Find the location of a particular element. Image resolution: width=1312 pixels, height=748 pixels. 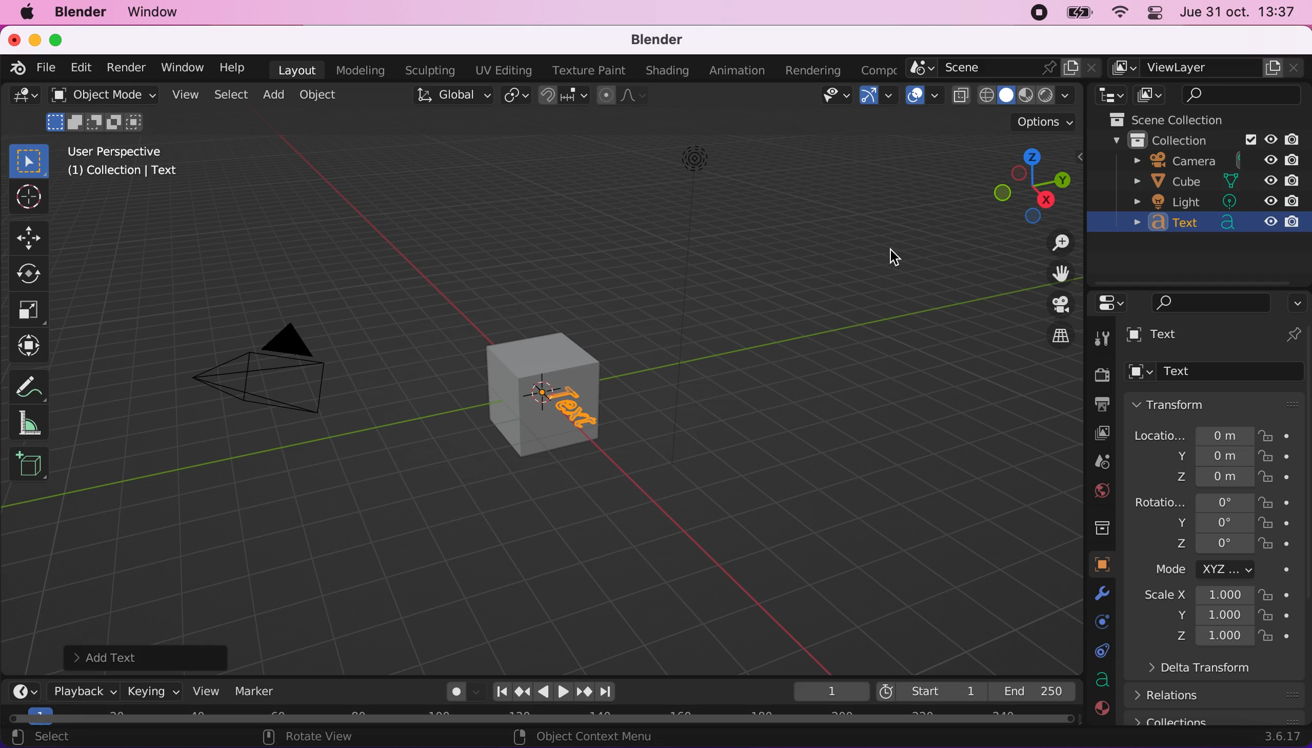

measure is located at coordinates (33, 425).